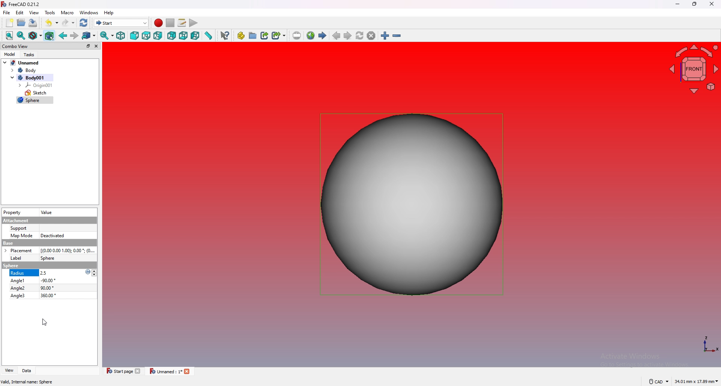 The width and height of the screenshot is (721, 386). Describe the element at coordinates (241, 36) in the screenshot. I see `create part` at that location.